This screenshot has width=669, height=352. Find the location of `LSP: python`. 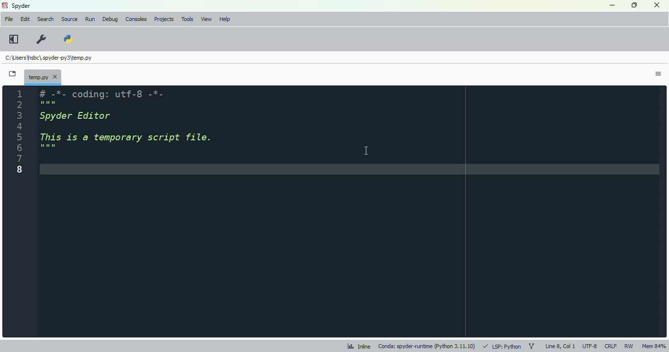

LSP: python is located at coordinates (502, 346).